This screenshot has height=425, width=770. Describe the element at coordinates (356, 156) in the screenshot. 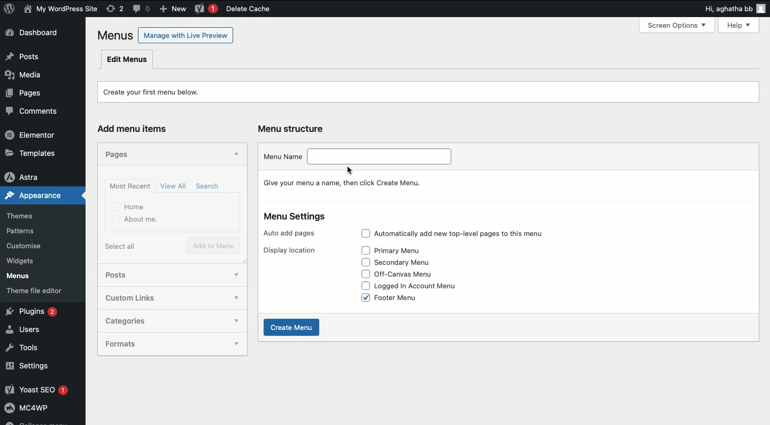

I see `Menu name` at that location.